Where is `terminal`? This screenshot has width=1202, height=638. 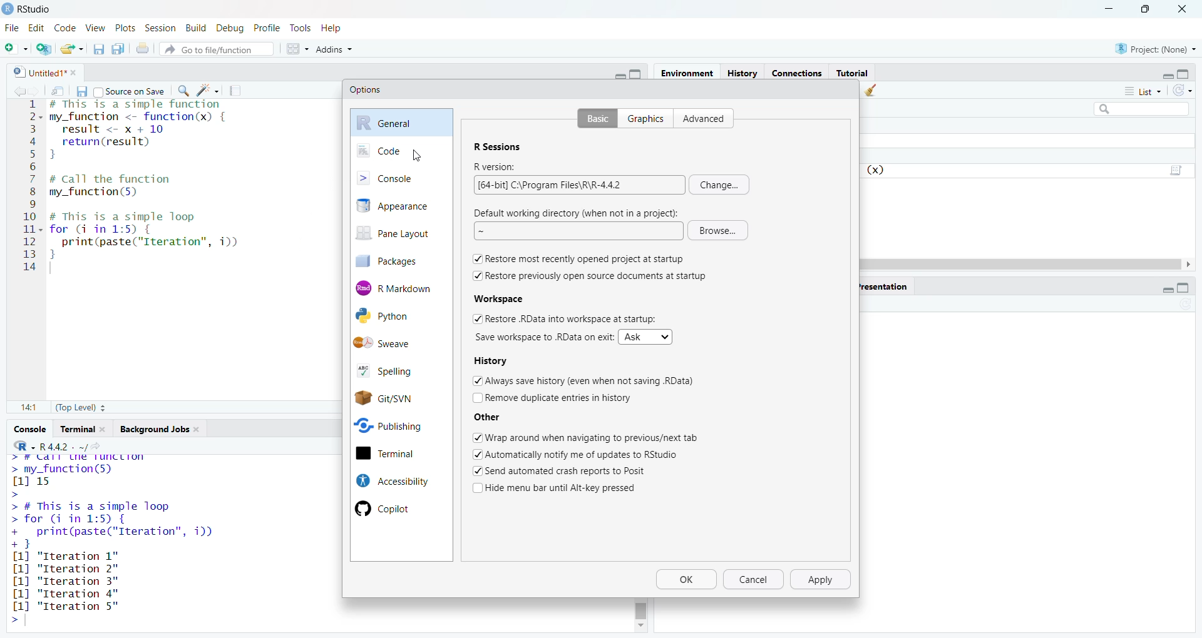
terminal is located at coordinates (399, 454).